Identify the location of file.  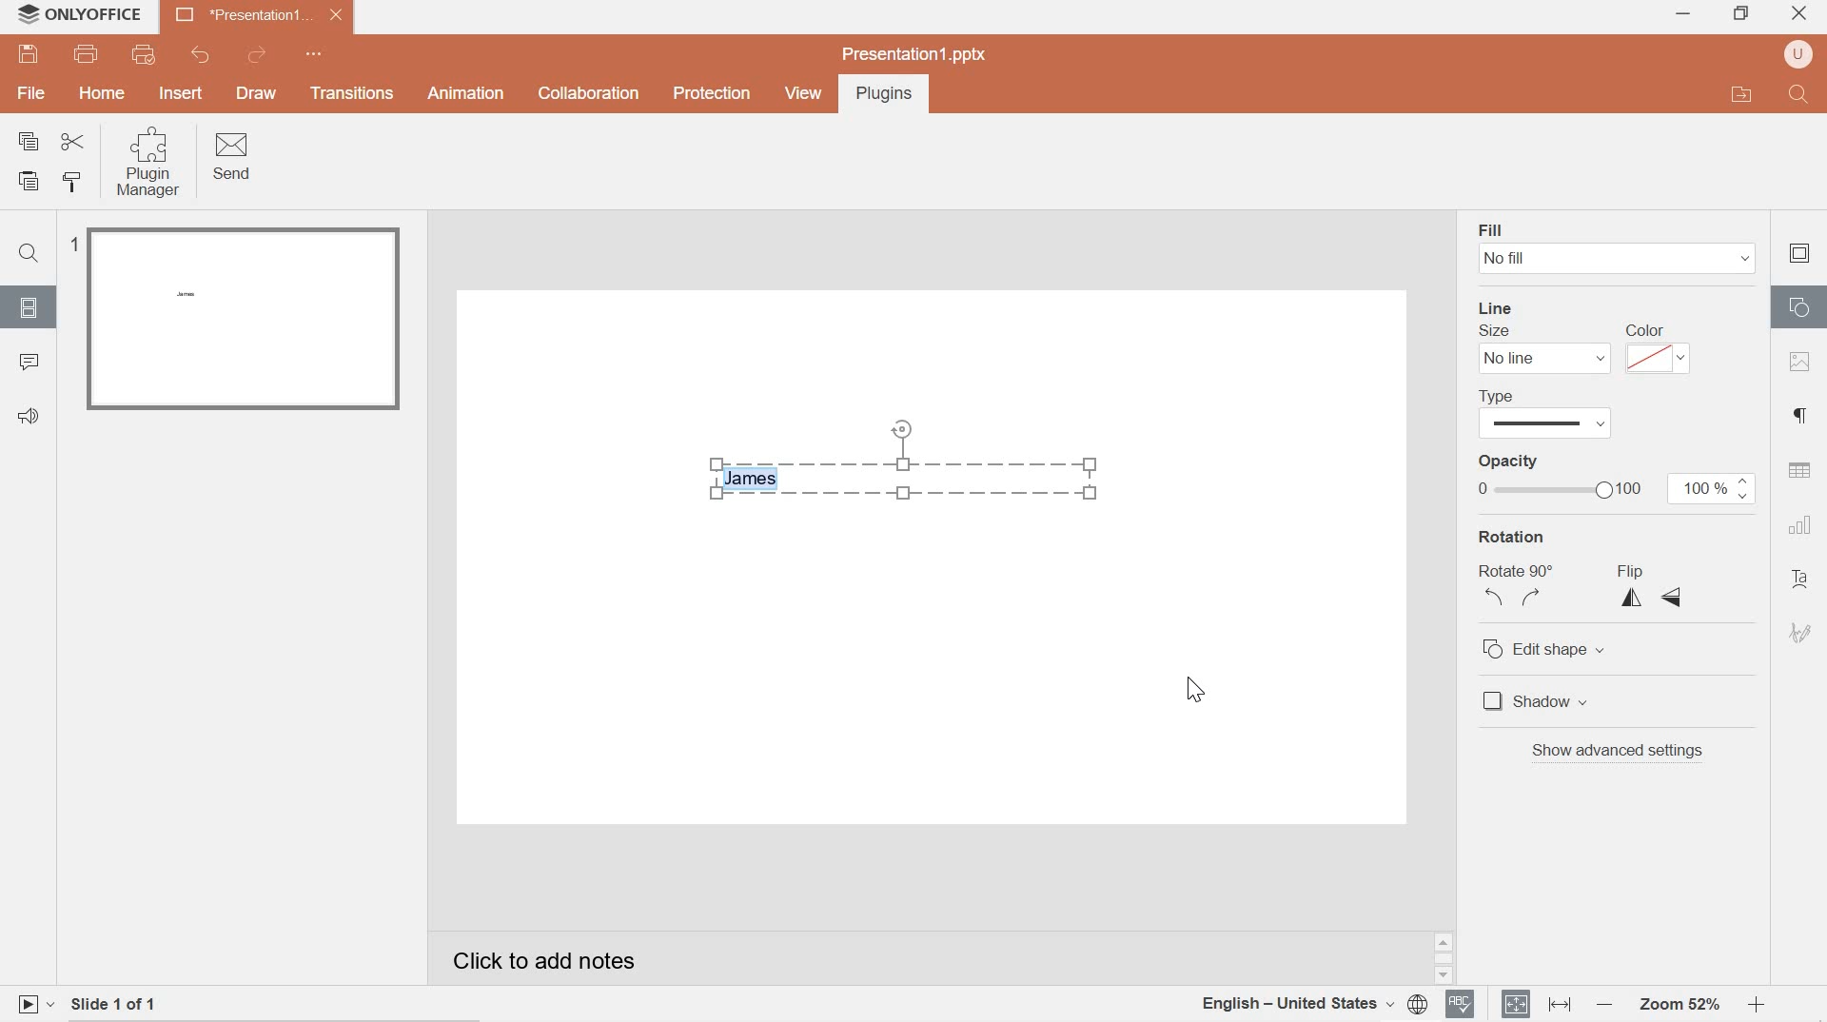
(32, 95).